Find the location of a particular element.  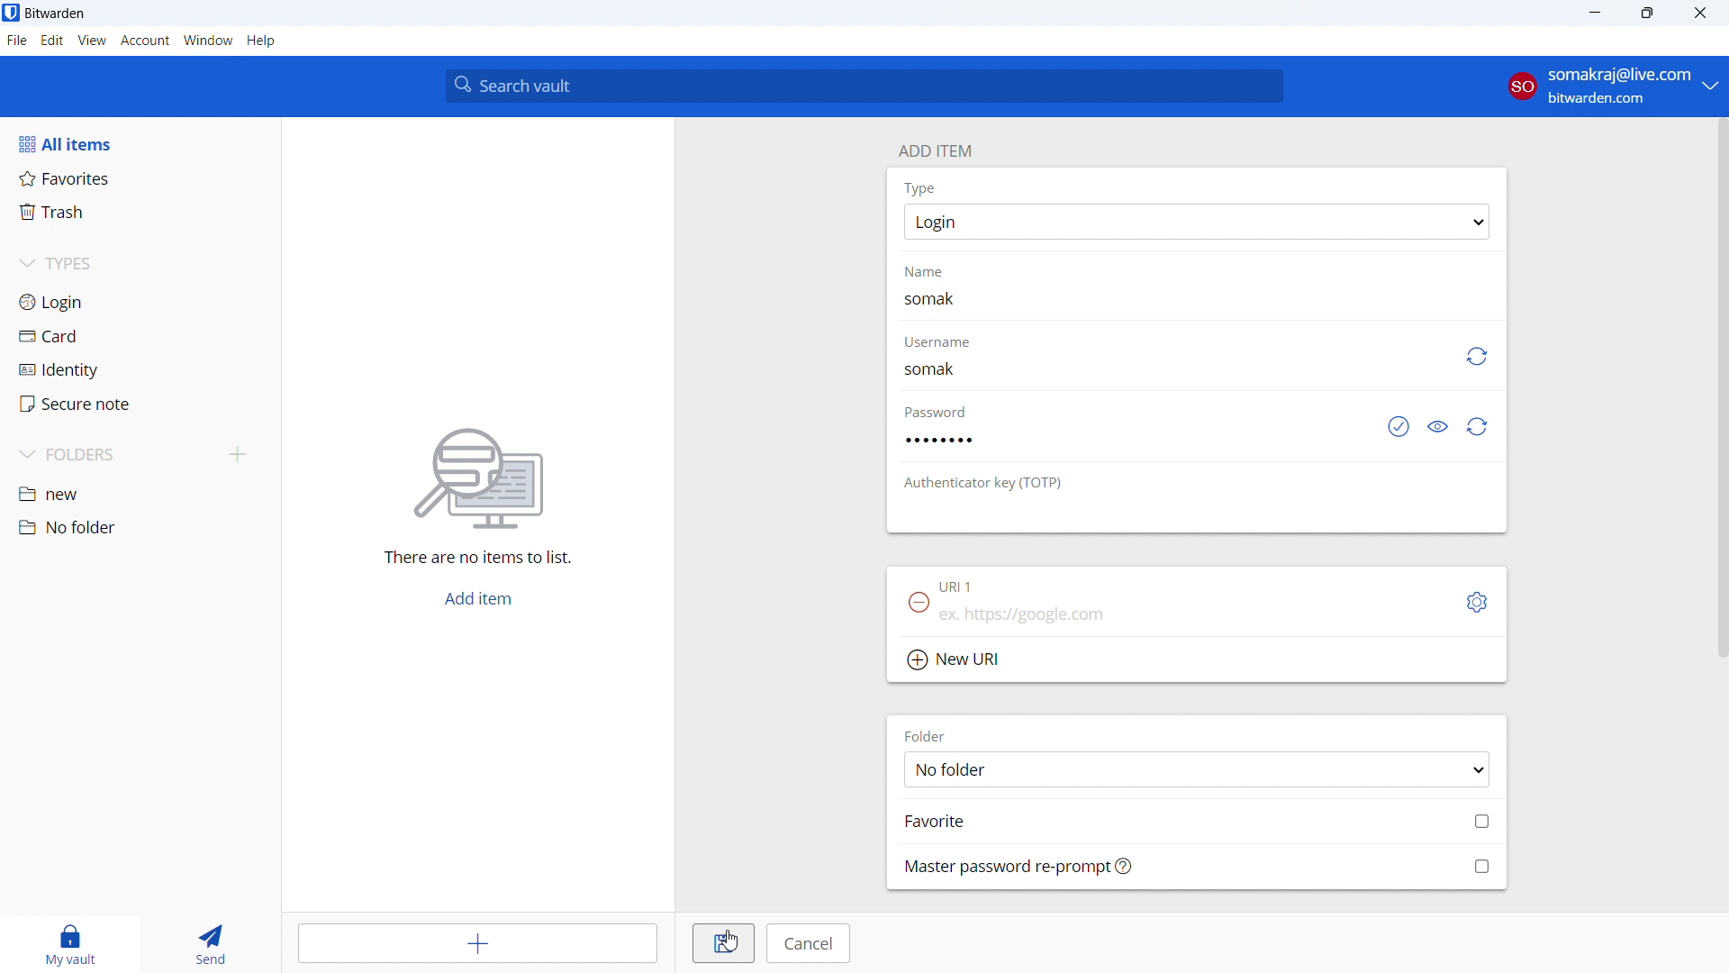

card is located at coordinates (140, 337).